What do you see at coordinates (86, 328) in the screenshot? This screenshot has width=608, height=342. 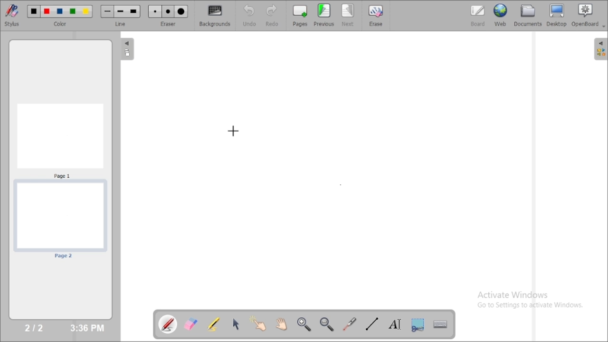 I see `3:36 PM` at bounding box center [86, 328].